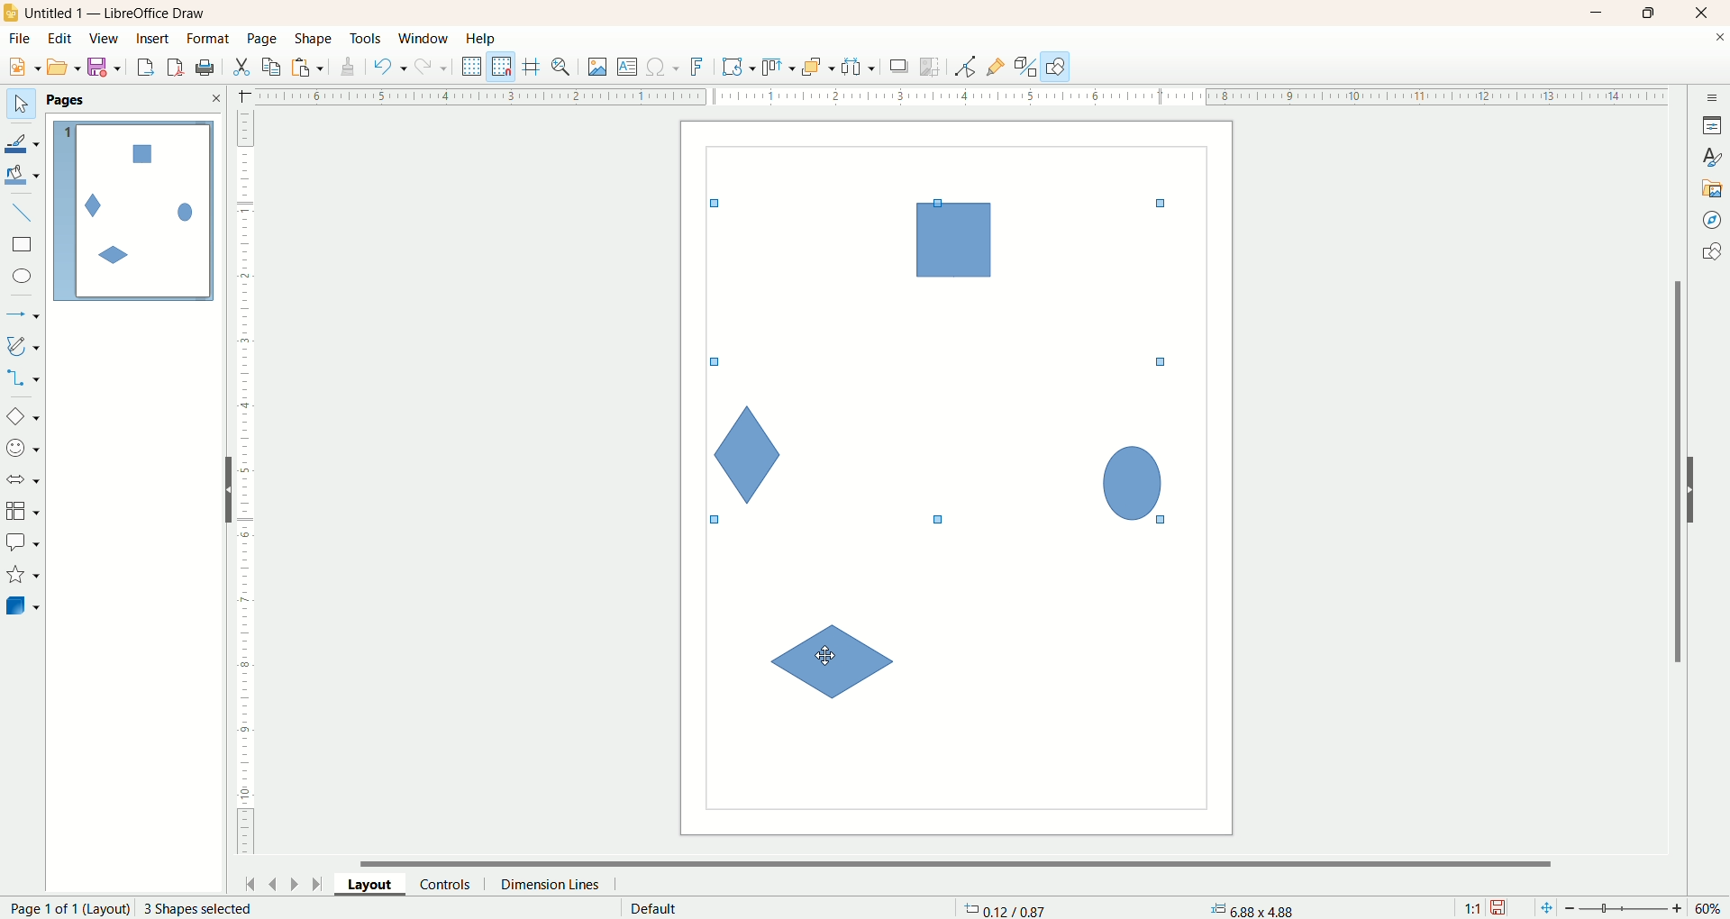  What do you see at coordinates (1598, 13) in the screenshot?
I see `minimize` at bounding box center [1598, 13].